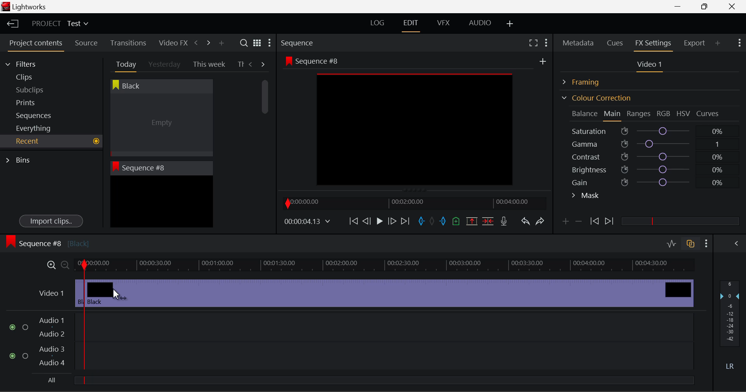 This screenshot has width=746, height=392. What do you see at coordinates (52, 380) in the screenshot?
I see `All` at bounding box center [52, 380].